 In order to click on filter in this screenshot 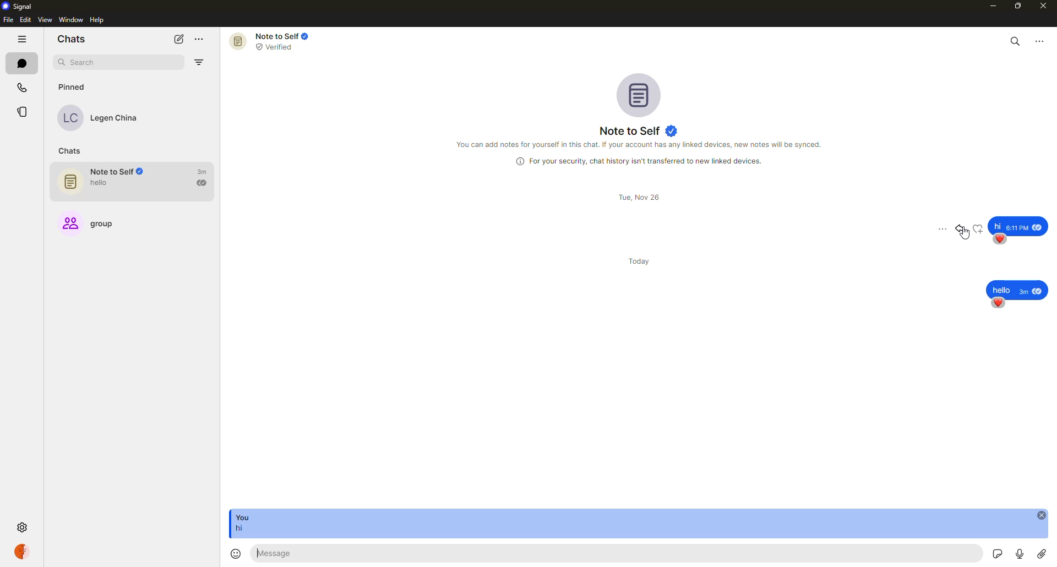, I will do `click(200, 64)`.